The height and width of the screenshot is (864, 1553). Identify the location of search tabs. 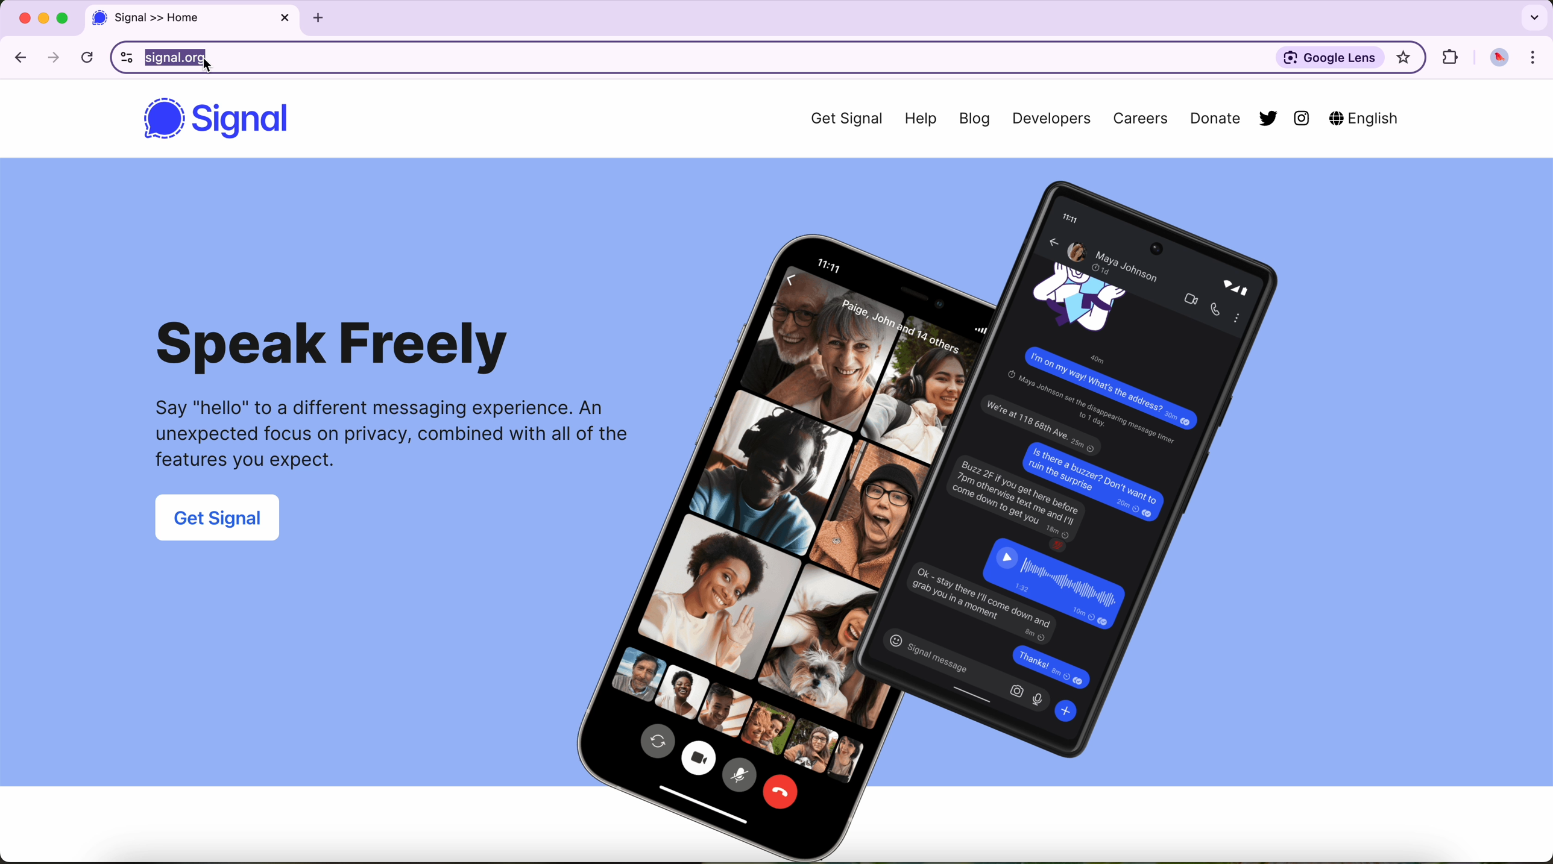
(1533, 16).